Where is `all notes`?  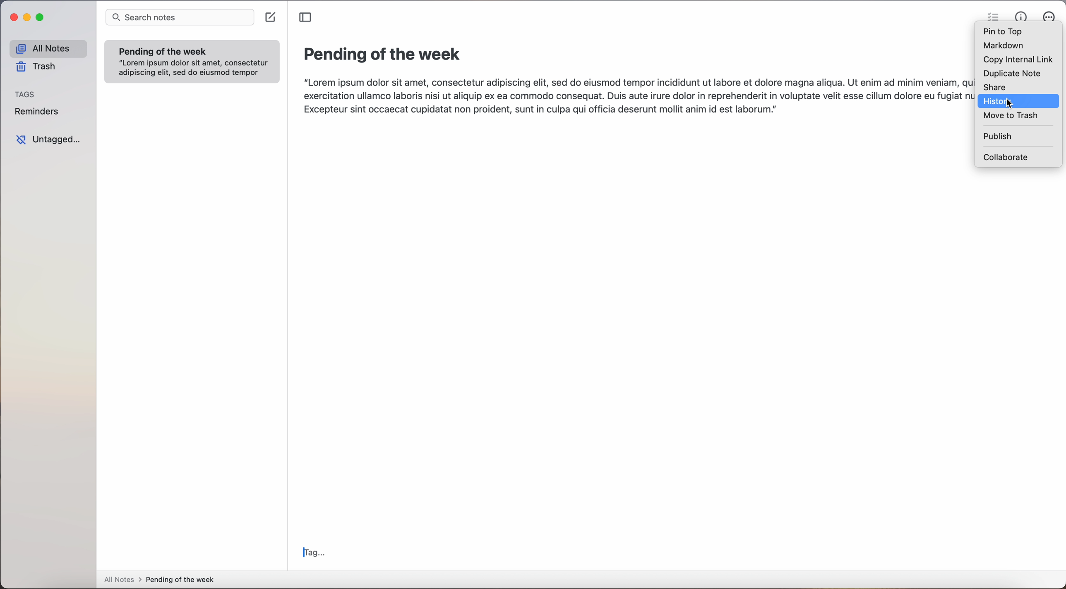 all notes is located at coordinates (46, 49).